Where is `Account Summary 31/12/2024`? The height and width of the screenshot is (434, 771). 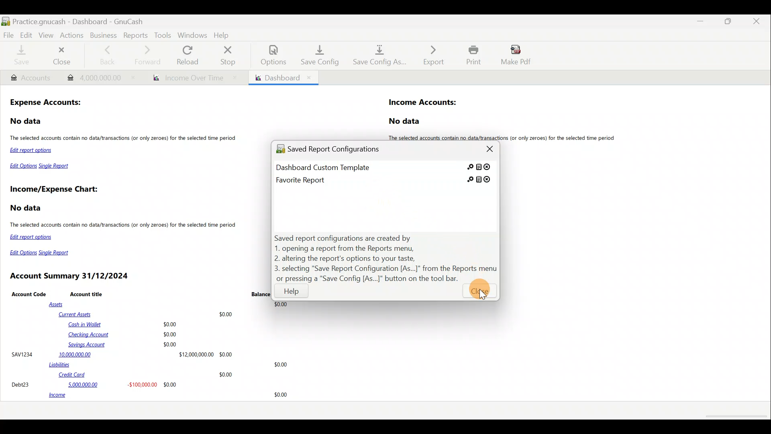
Account Summary 31/12/2024 is located at coordinates (71, 276).